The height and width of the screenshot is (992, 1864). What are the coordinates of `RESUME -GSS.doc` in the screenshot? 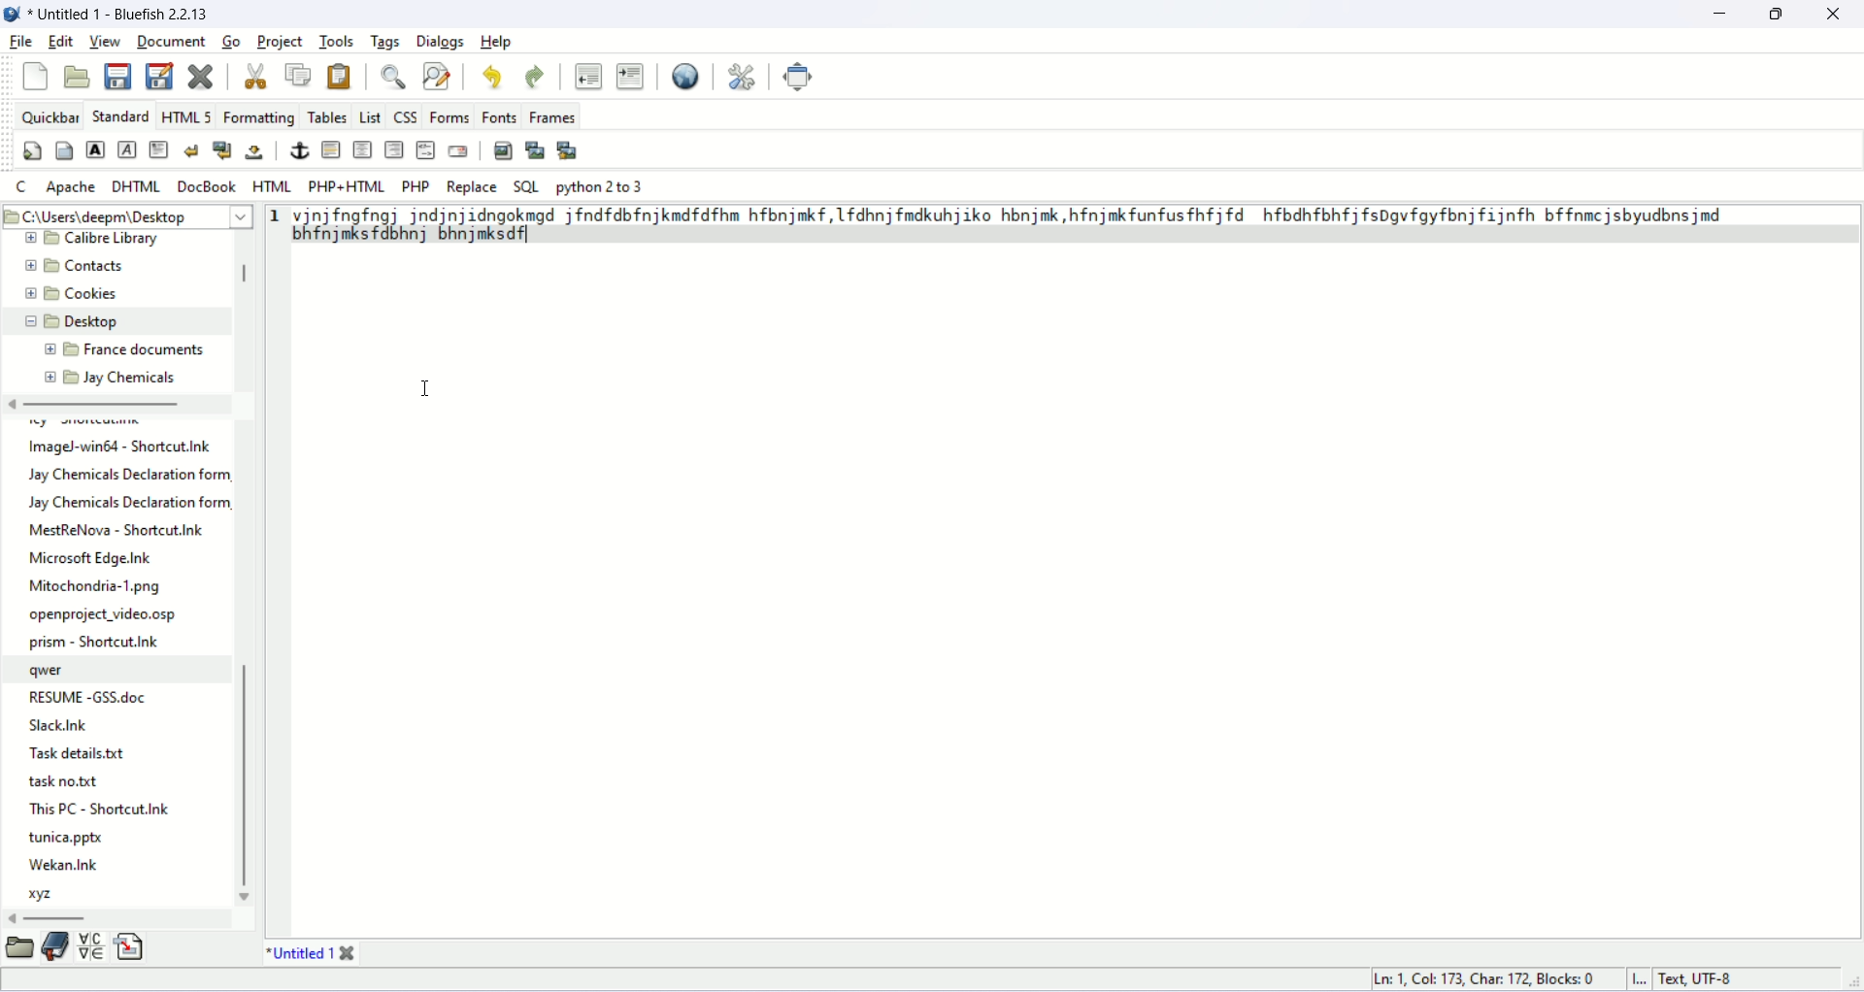 It's located at (90, 694).